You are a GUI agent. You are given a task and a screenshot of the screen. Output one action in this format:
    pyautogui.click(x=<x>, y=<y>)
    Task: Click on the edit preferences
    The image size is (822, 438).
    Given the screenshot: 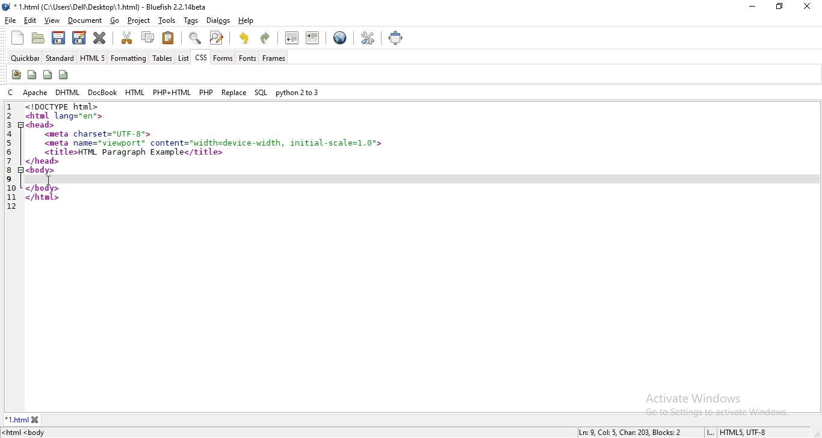 What is the action you would take?
    pyautogui.click(x=366, y=38)
    